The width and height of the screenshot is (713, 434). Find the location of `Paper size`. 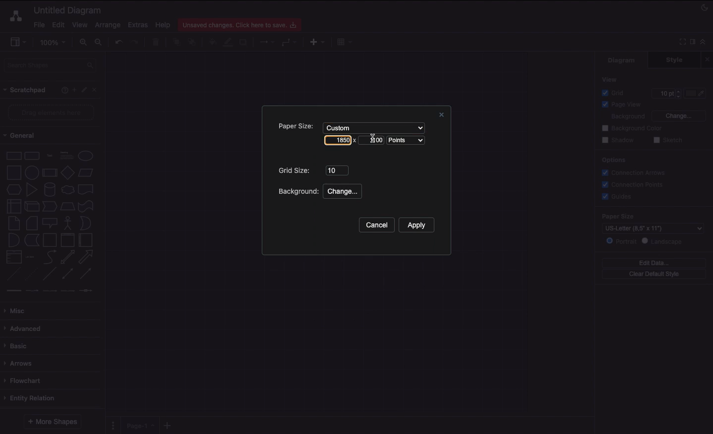

Paper size is located at coordinates (646, 217).